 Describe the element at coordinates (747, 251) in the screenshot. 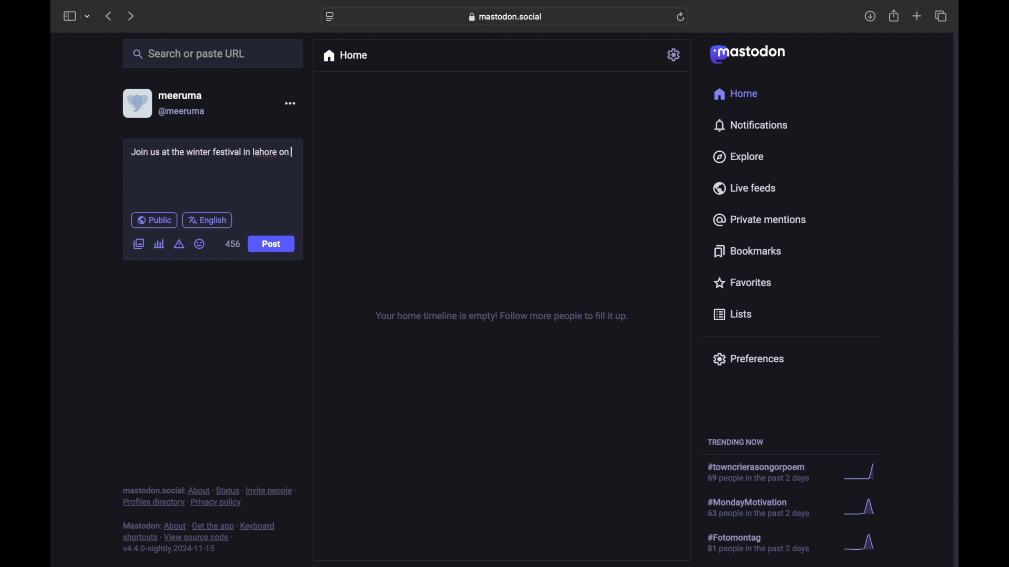

I see `bookmarks` at that location.